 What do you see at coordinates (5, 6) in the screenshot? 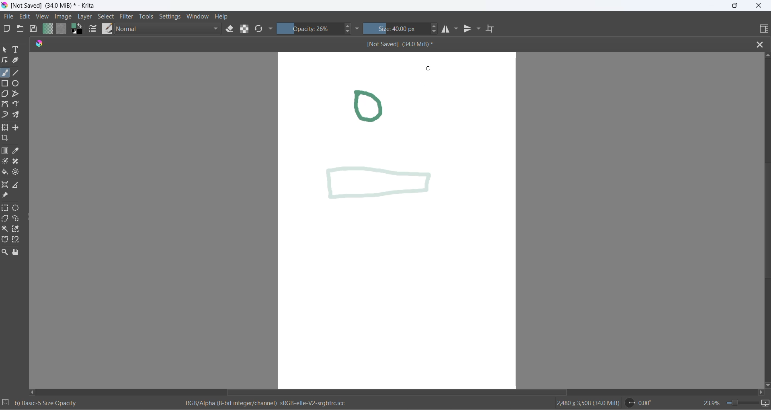
I see `app icon` at bounding box center [5, 6].